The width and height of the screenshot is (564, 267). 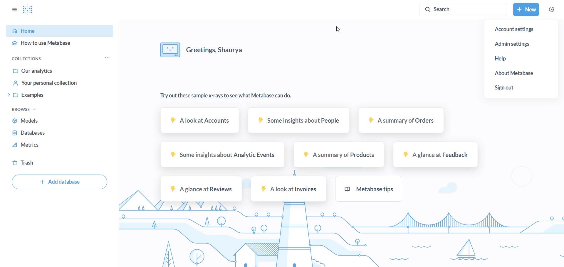 I want to click on our analytics, so click(x=48, y=70).